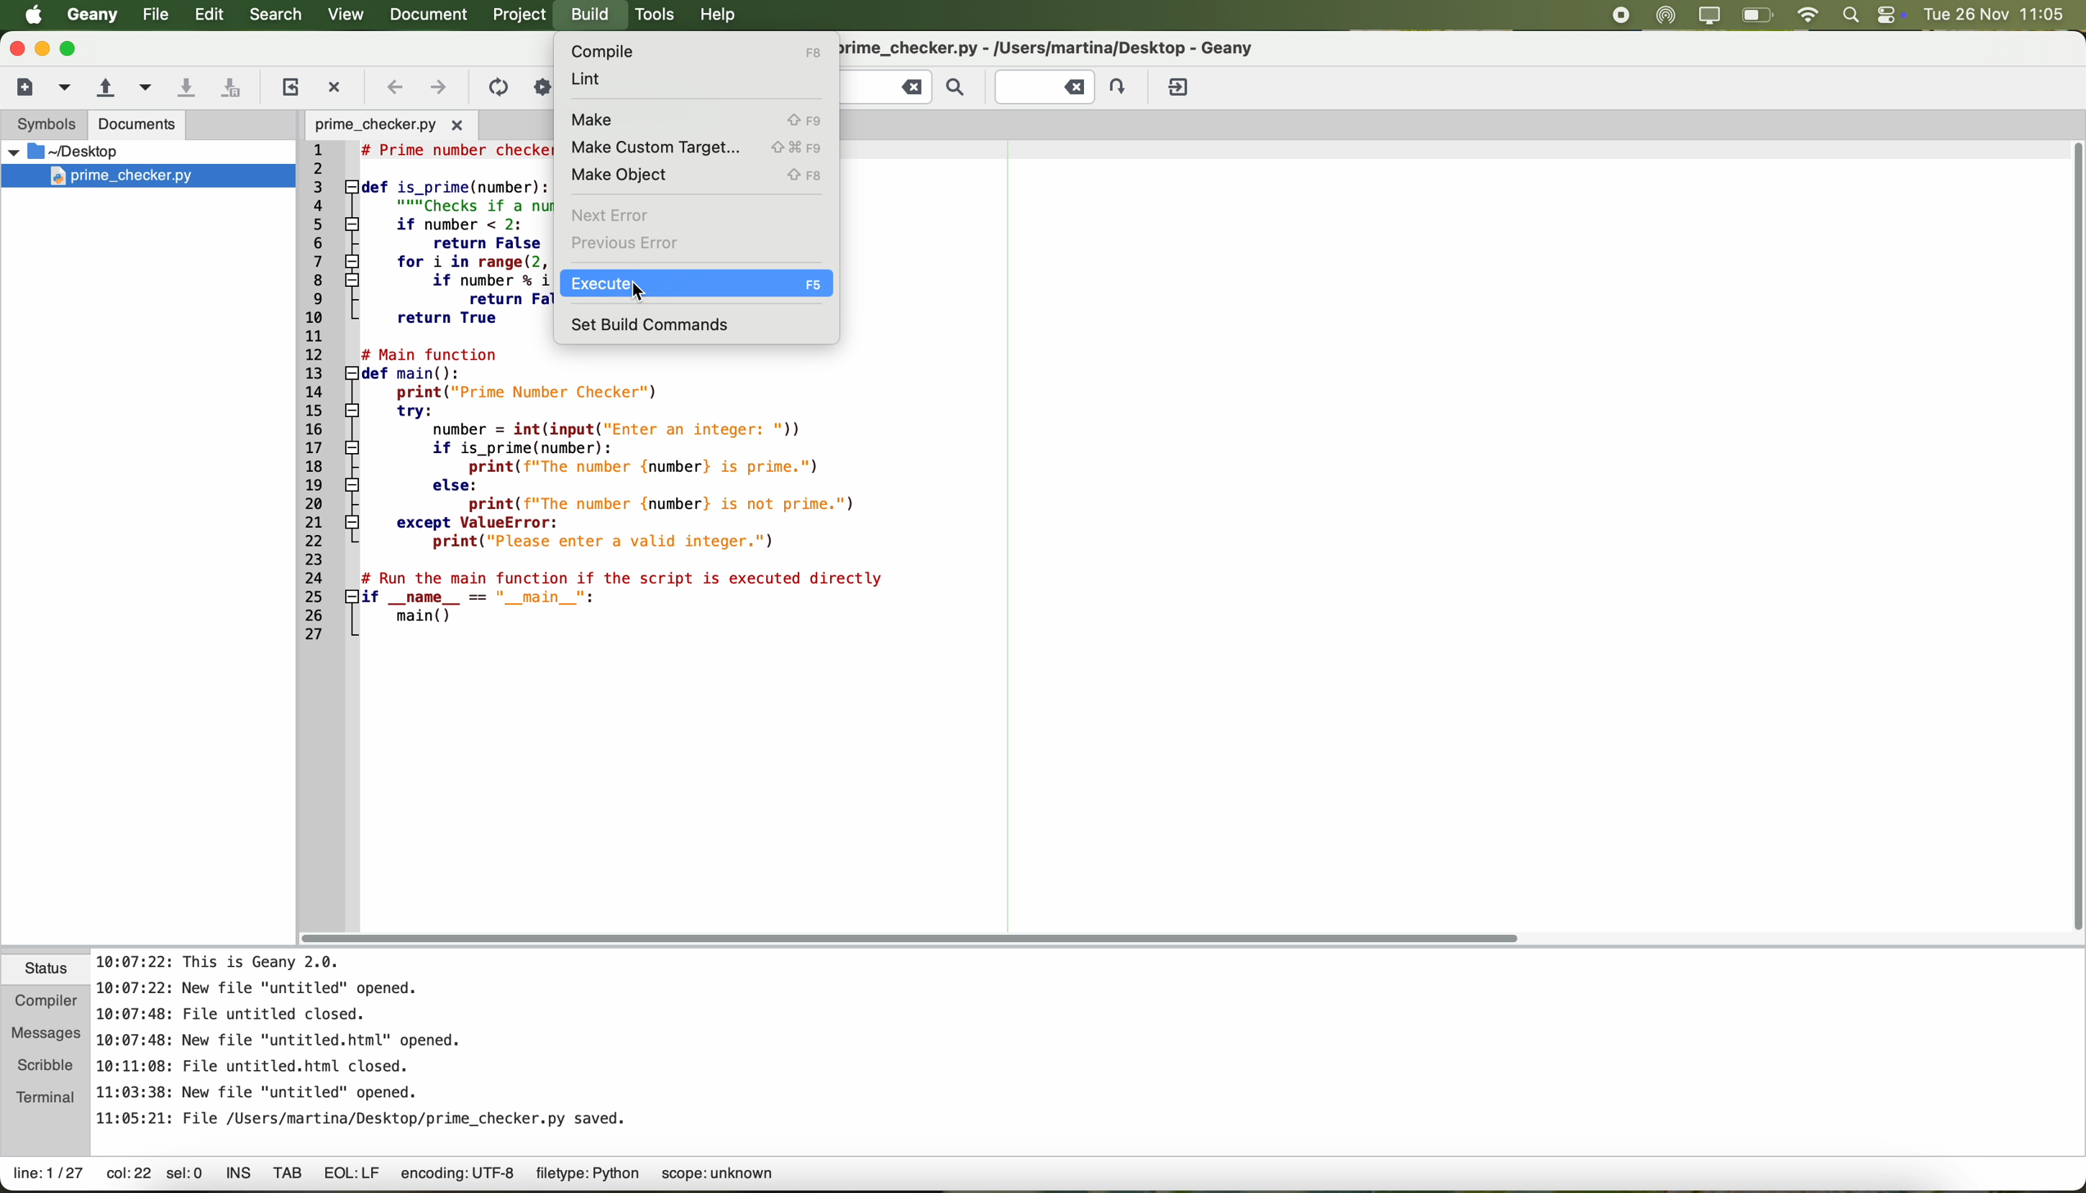  What do you see at coordinates (419, 1177) in the screenshot?
I see `data` at bounding box center [419, 1177].